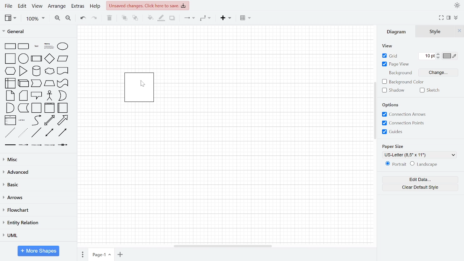 The image size is (464, 261). I want to click on hexagon, so click(10, 71).